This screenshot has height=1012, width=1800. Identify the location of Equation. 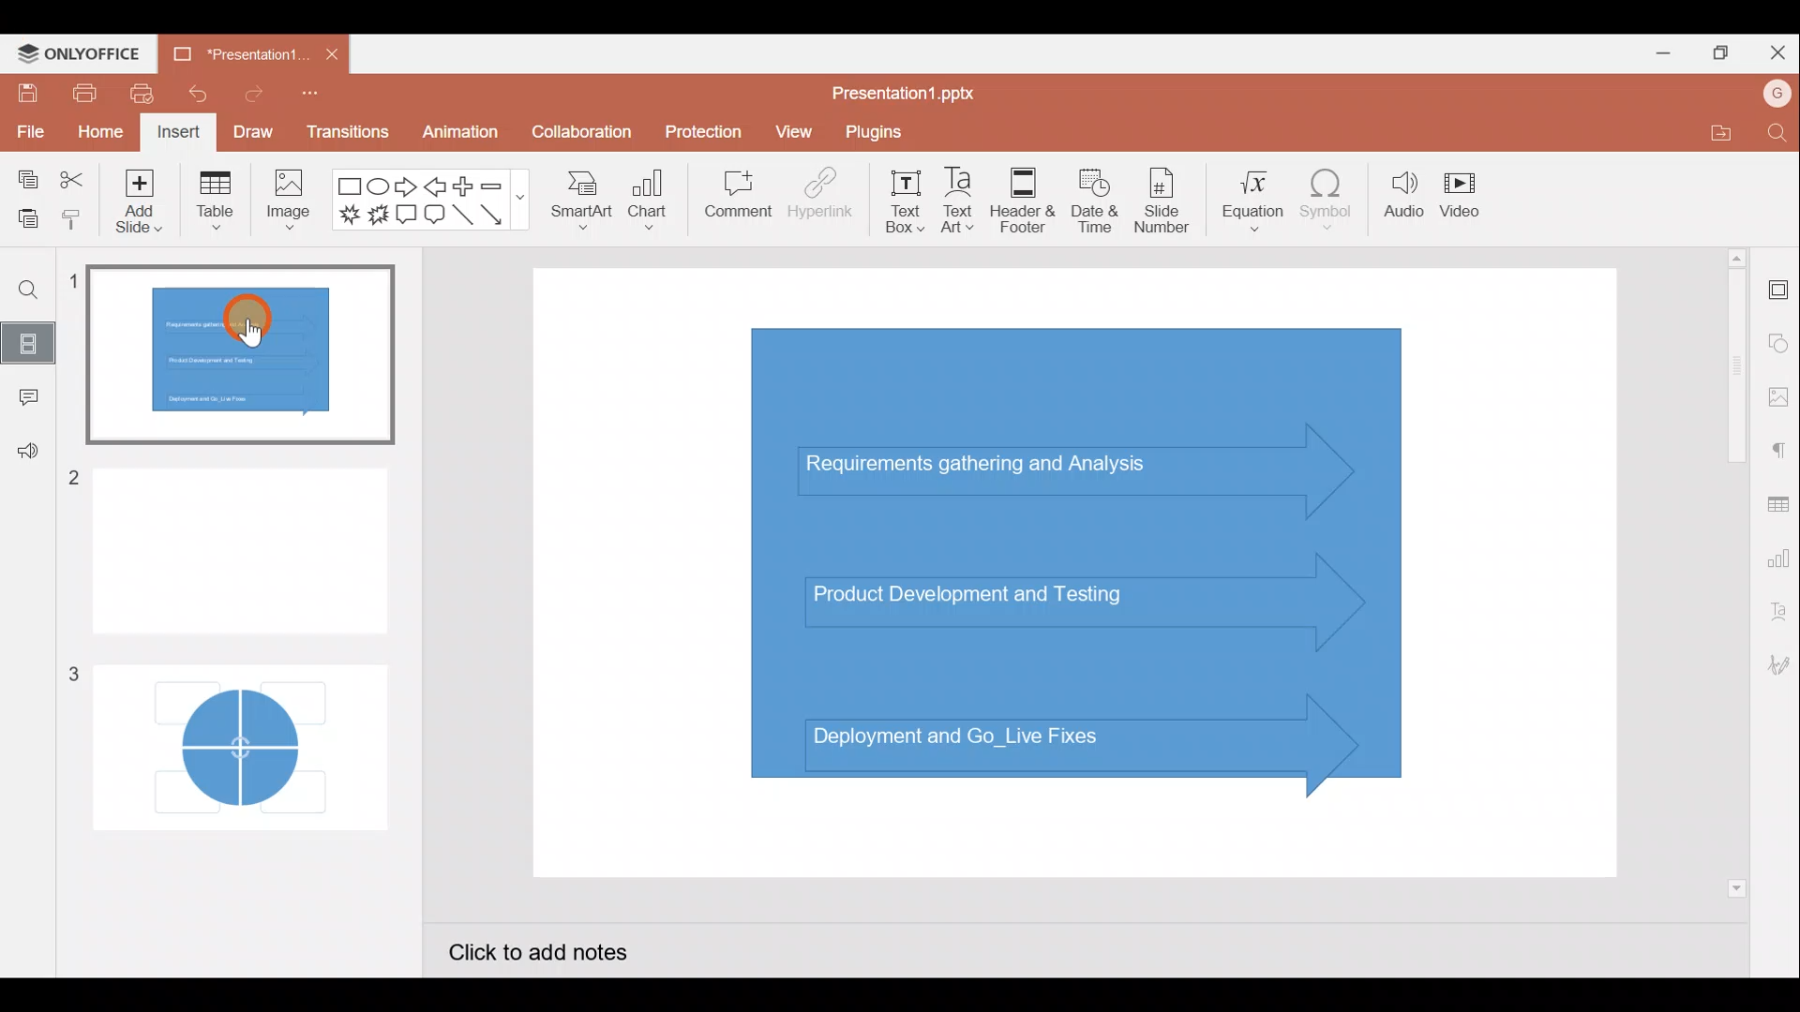
(1247, 201).